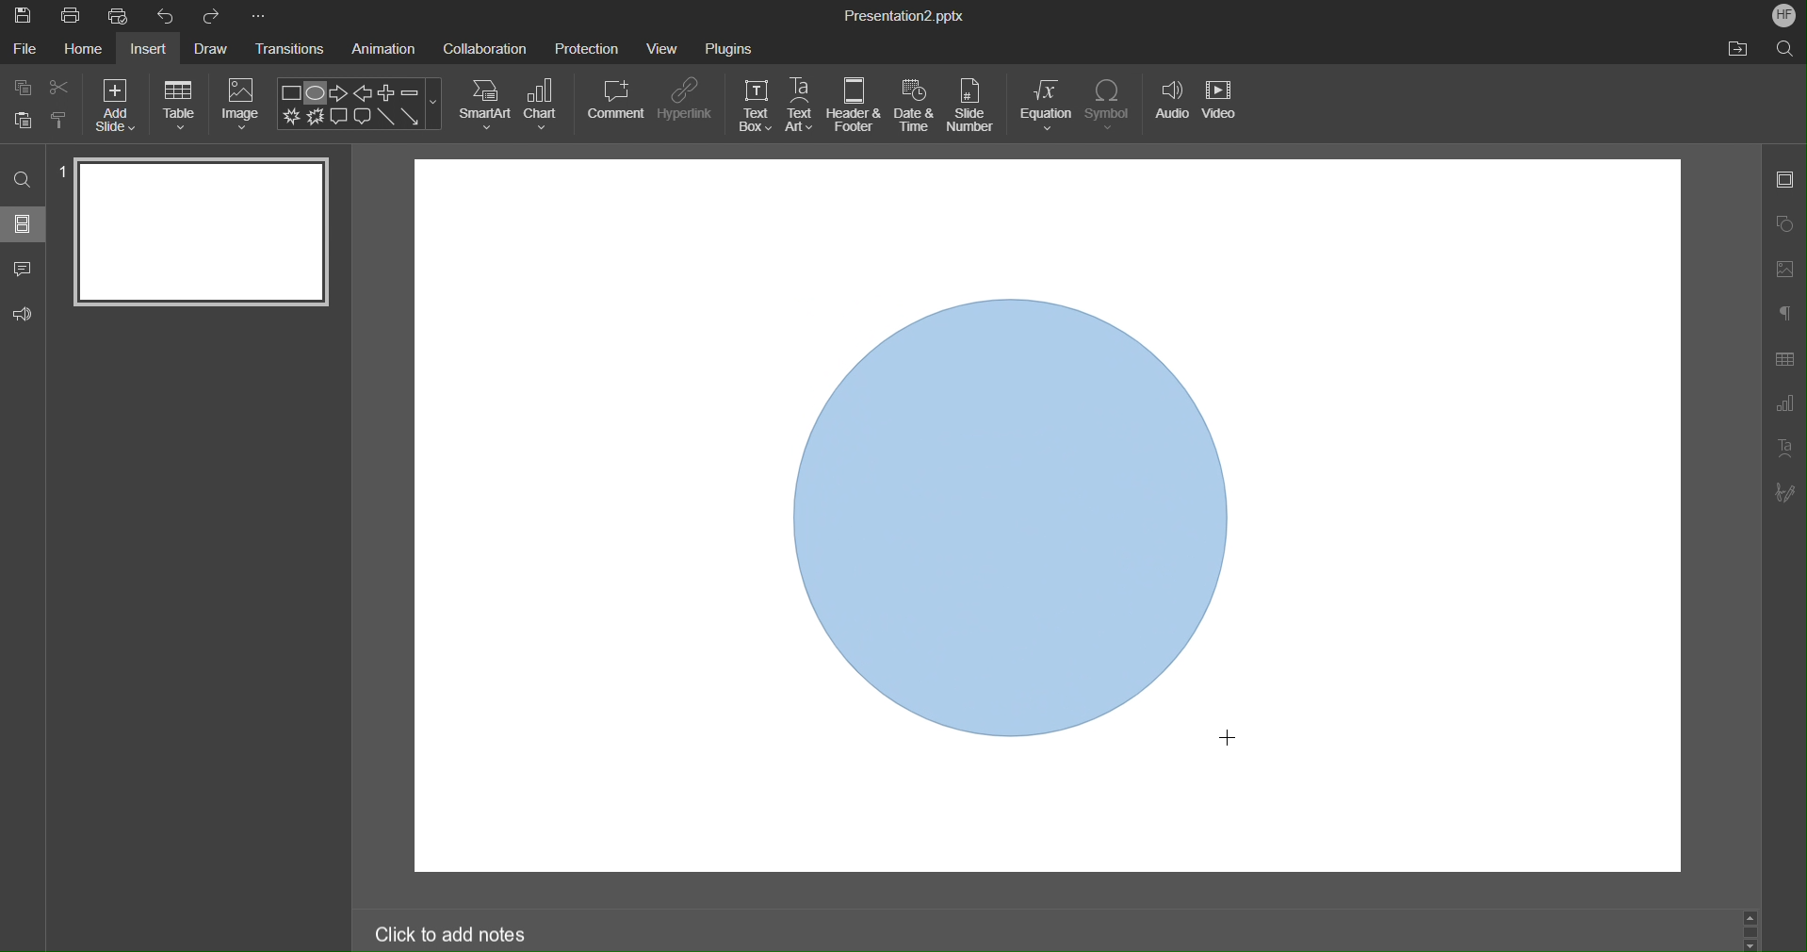 The width and height of the screenshot is (1807, 952). Describe the element at coordinates (1111, 106) in the screenshot. I see `Symbol` at that location.